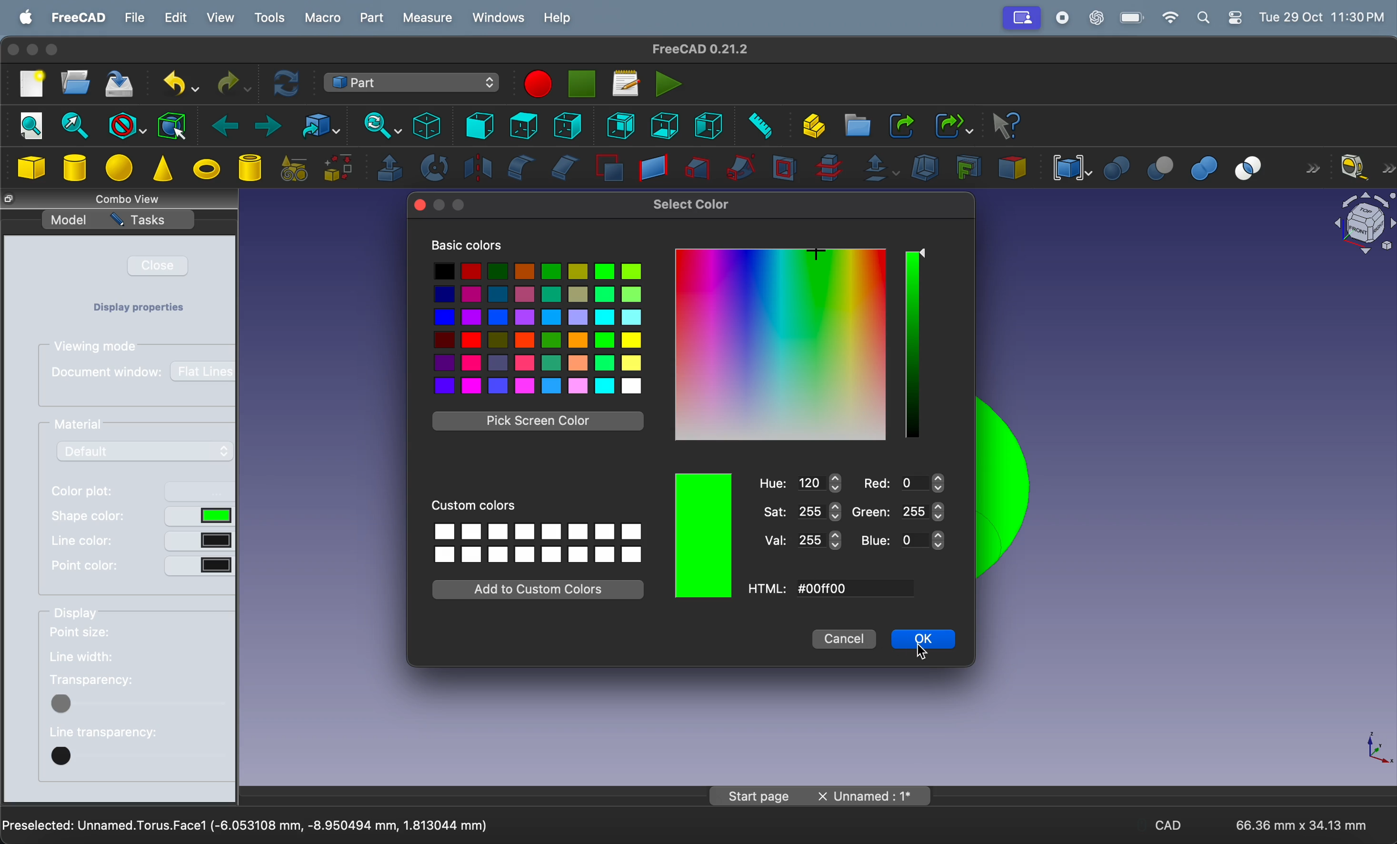 Image resolution: width=1397 pixels, height=844 pixels. What do you see at coordinates (693, 49) in the screenshot?
I see `freeCad title` at bounding box center [693, 49].